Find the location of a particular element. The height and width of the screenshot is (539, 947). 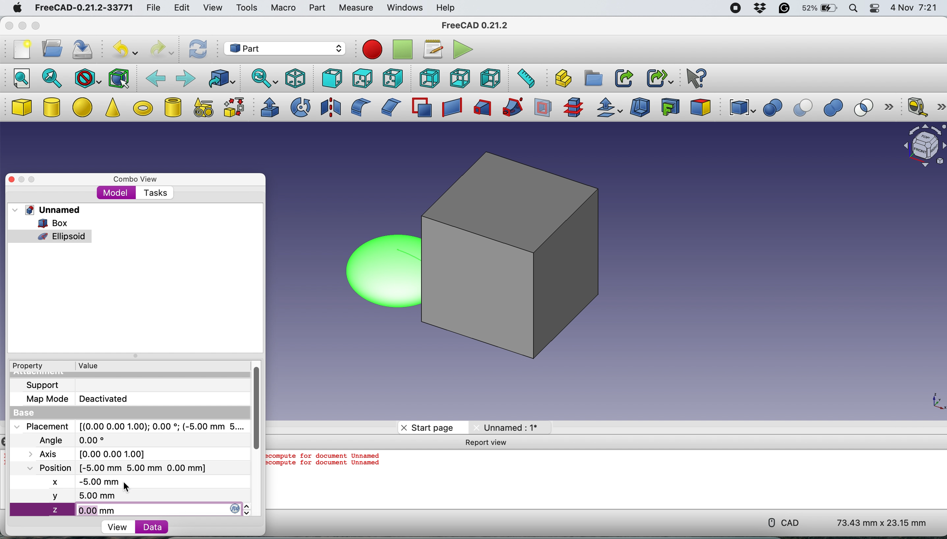

go to linked object is located at coordinates (221, 78).